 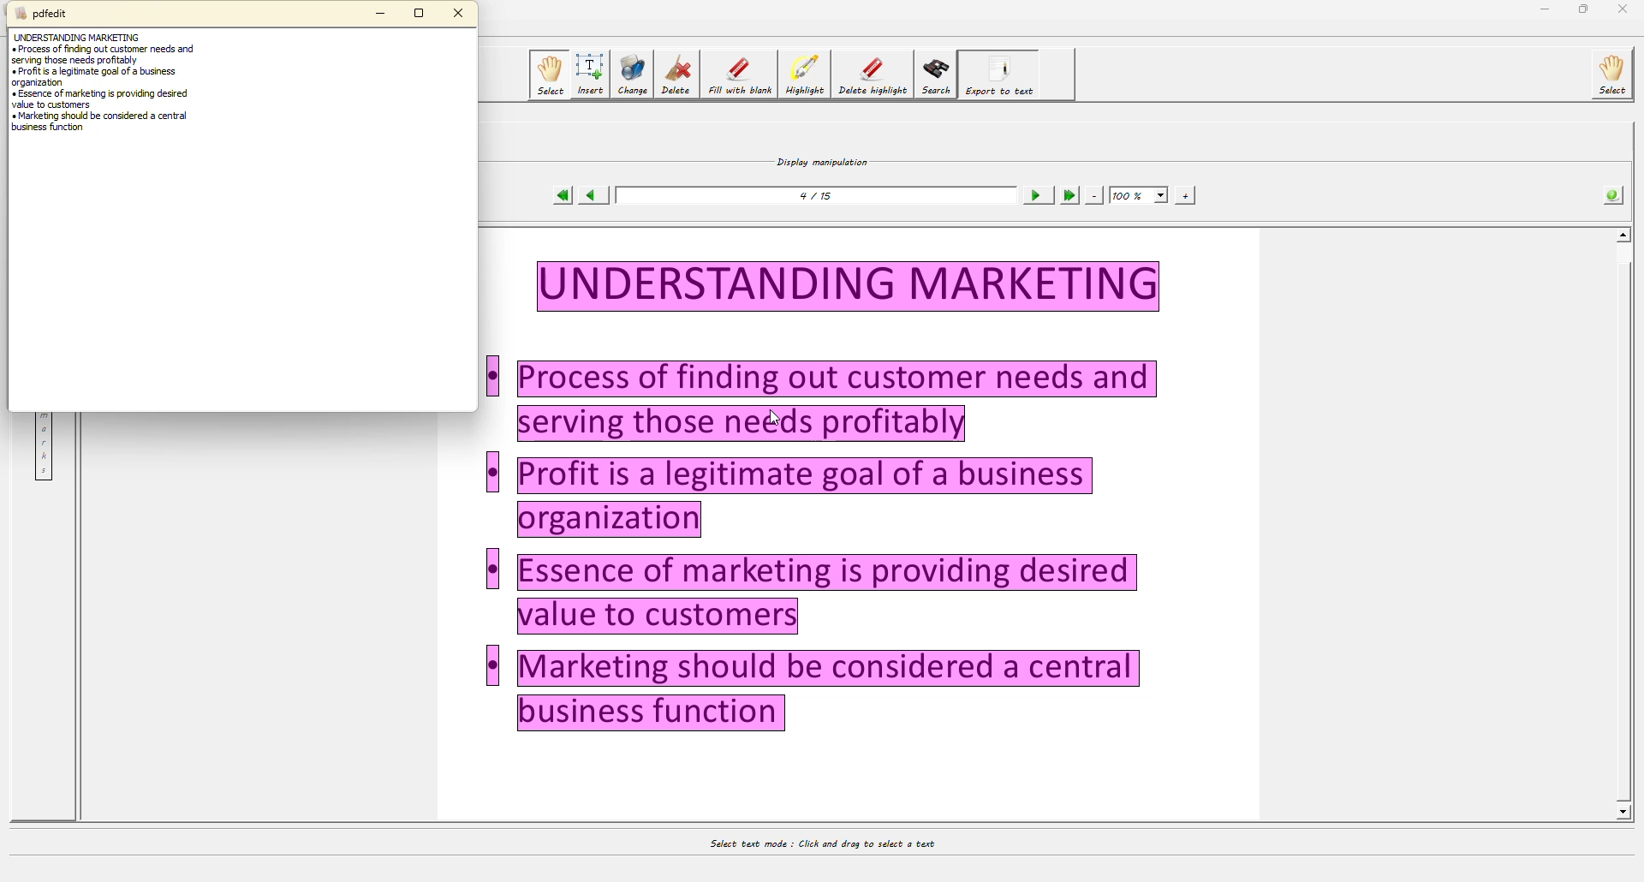 What do you see at coordinates (420, 15) in the screenshot?
I see `maximize` at bounding box center [420, 15].